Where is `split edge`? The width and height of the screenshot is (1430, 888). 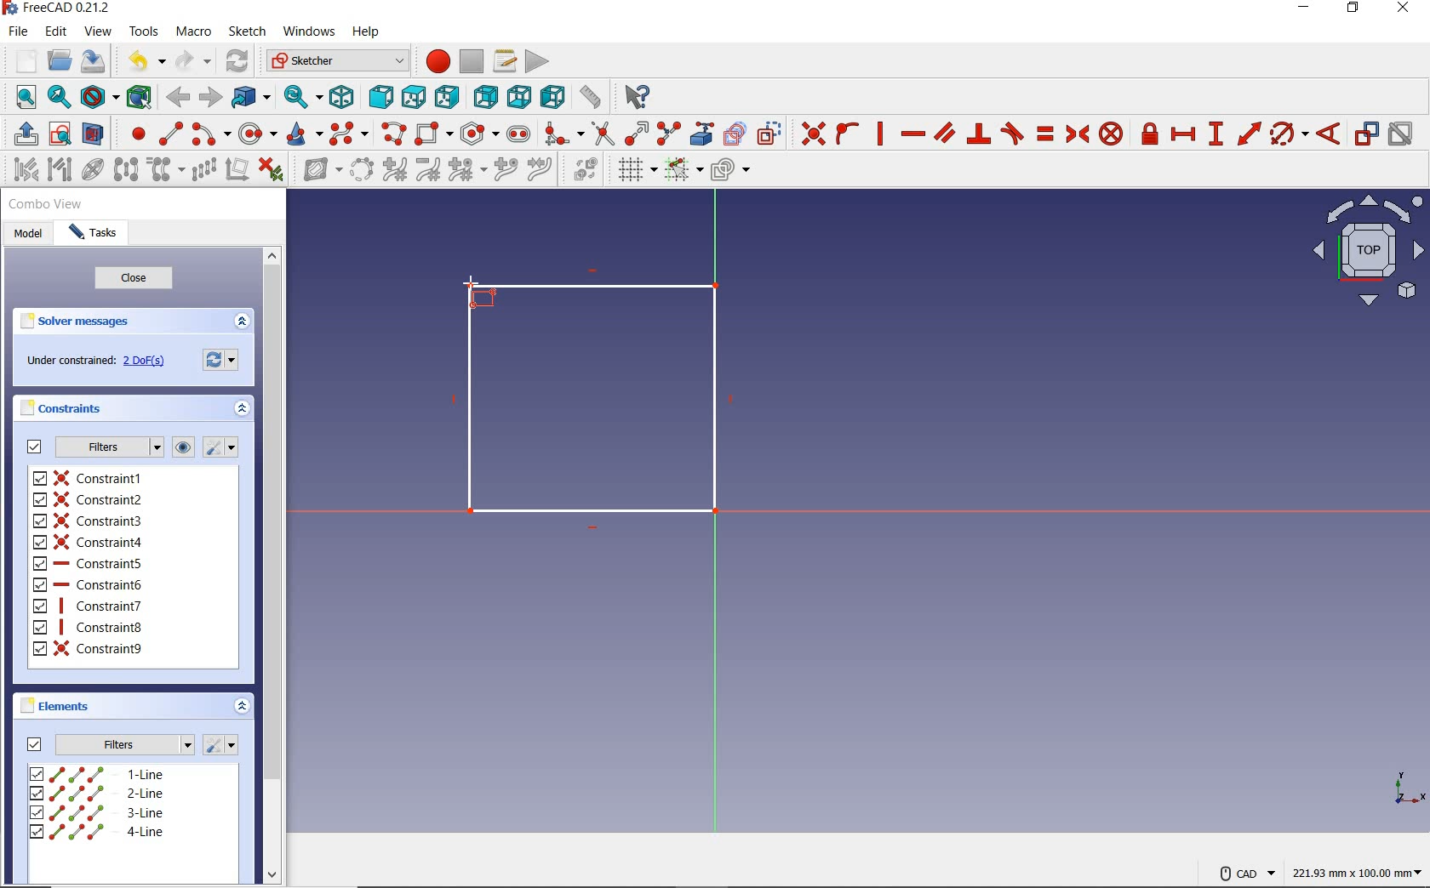 split edge is located at coordinates (669, 134).